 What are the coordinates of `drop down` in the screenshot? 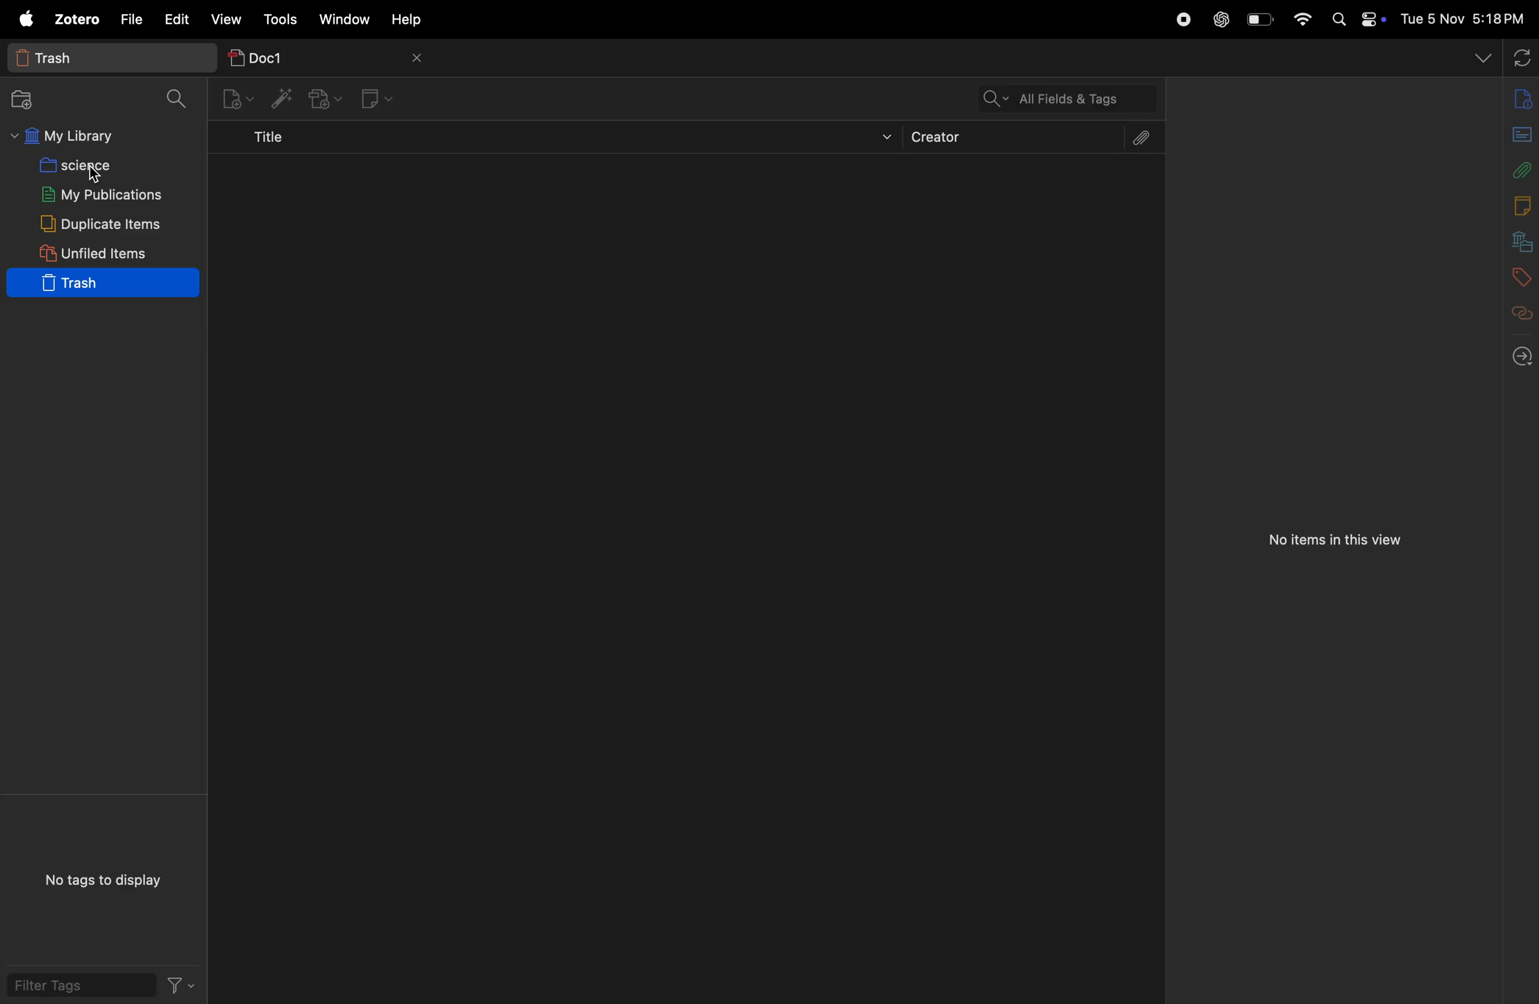 It's located at (1481, 56).